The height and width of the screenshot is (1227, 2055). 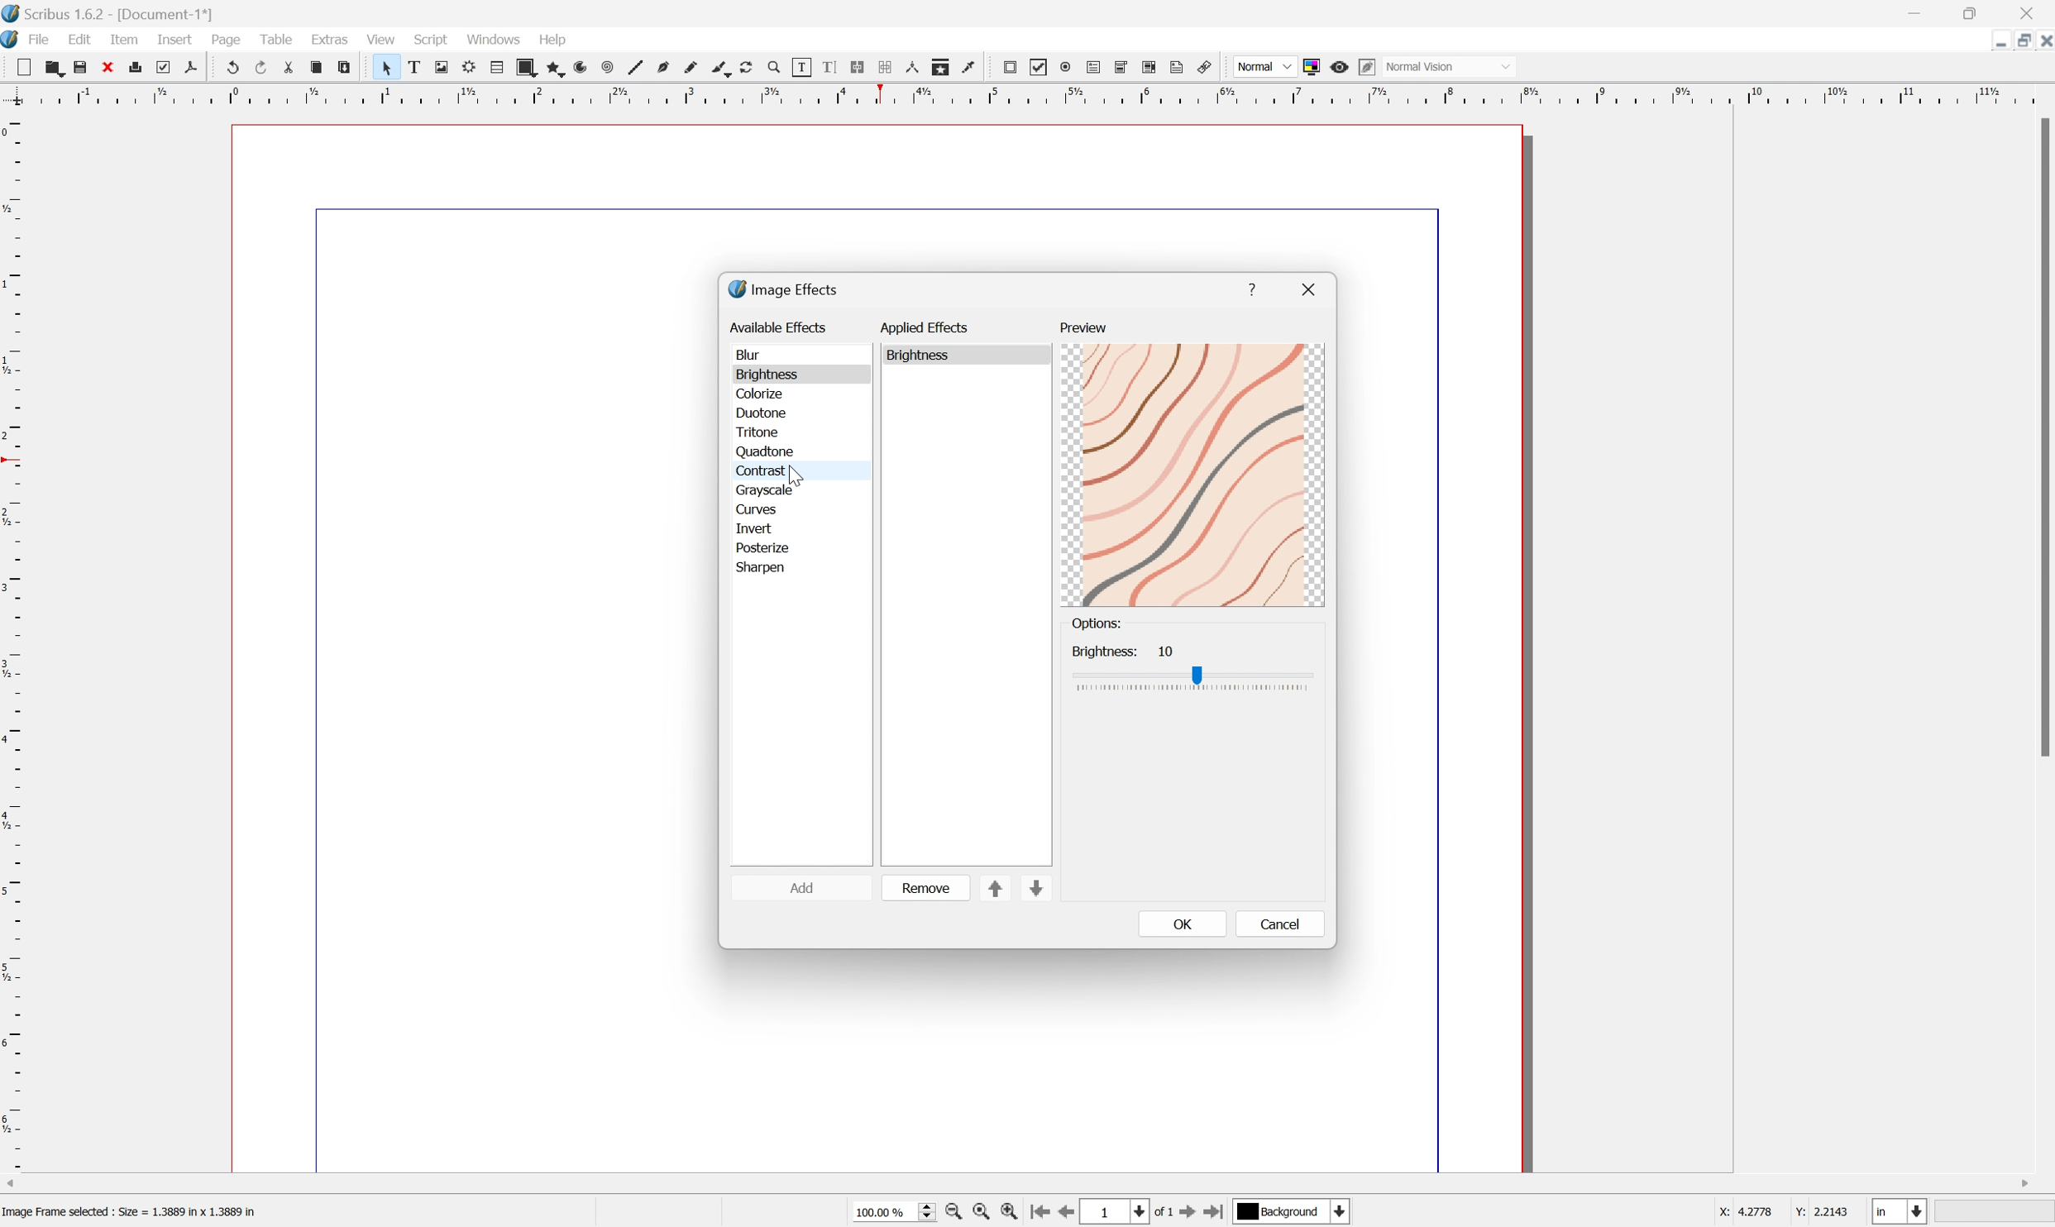 I want to click on OK, so click(x=1182, y=923).